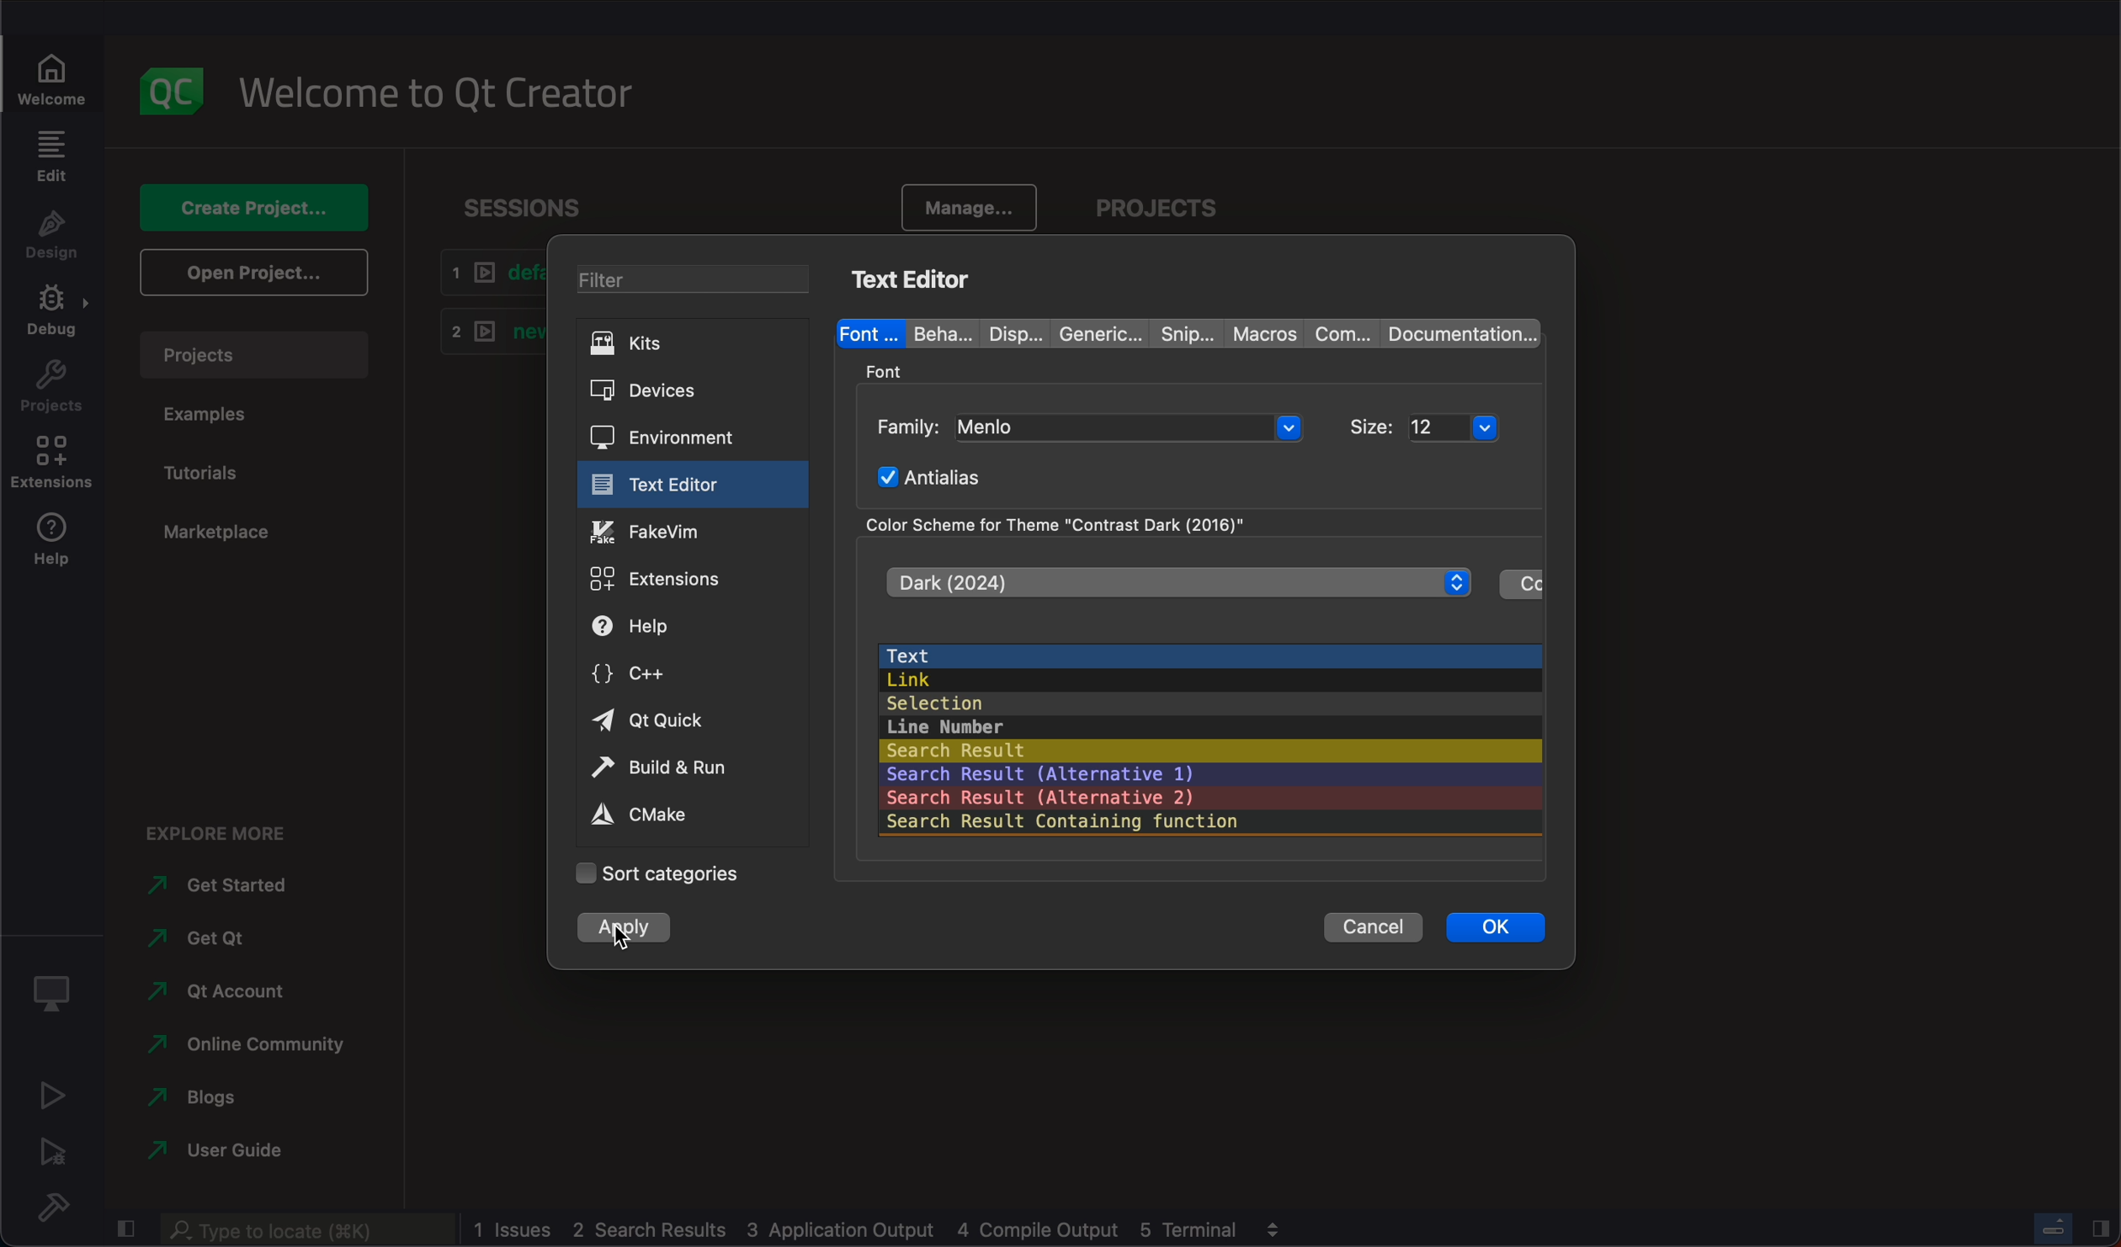 Image resolution: width=2121 pixels, height=1247 pixels. What do you see at coordinates (687, 485) in the screenshot?
I see `text editor` at bounding box center [687, 485].